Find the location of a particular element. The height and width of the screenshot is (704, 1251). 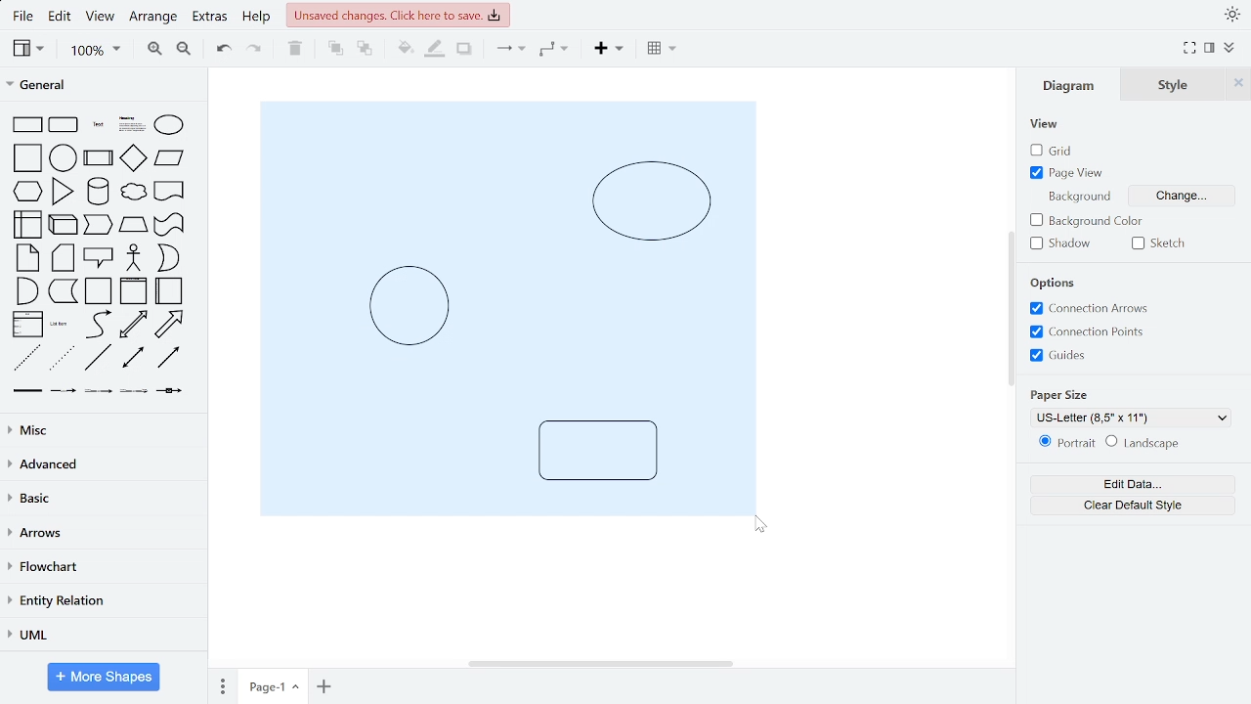

dashed line is located at coordinates (26, 358).